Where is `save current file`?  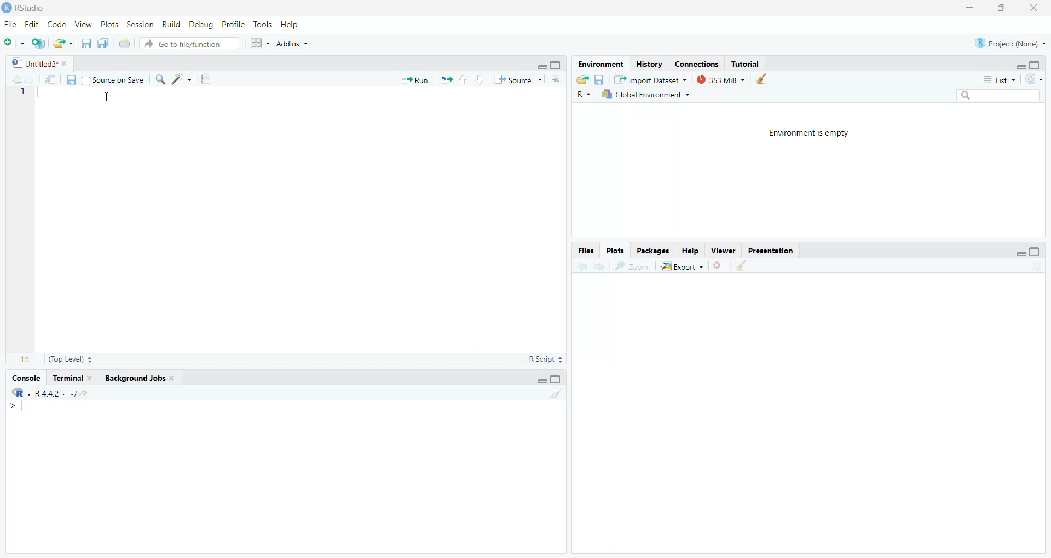 save current file is located at coordinates (87, 44).